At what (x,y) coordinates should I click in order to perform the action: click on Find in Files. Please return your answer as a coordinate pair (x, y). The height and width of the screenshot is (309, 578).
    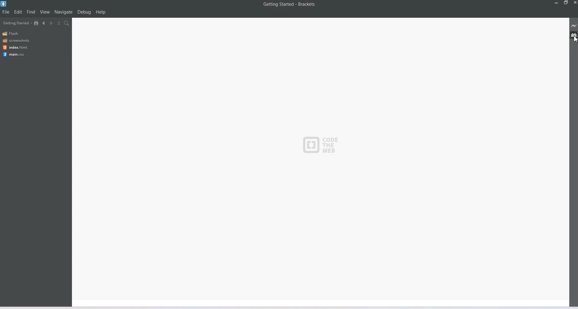
    Looking at the image, I should click on (67, 23).